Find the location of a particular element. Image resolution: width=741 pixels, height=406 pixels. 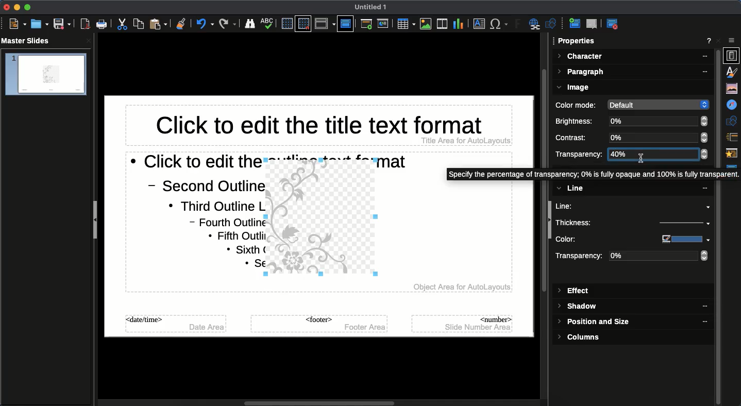

Color mode is located at coordinates (578, 105).